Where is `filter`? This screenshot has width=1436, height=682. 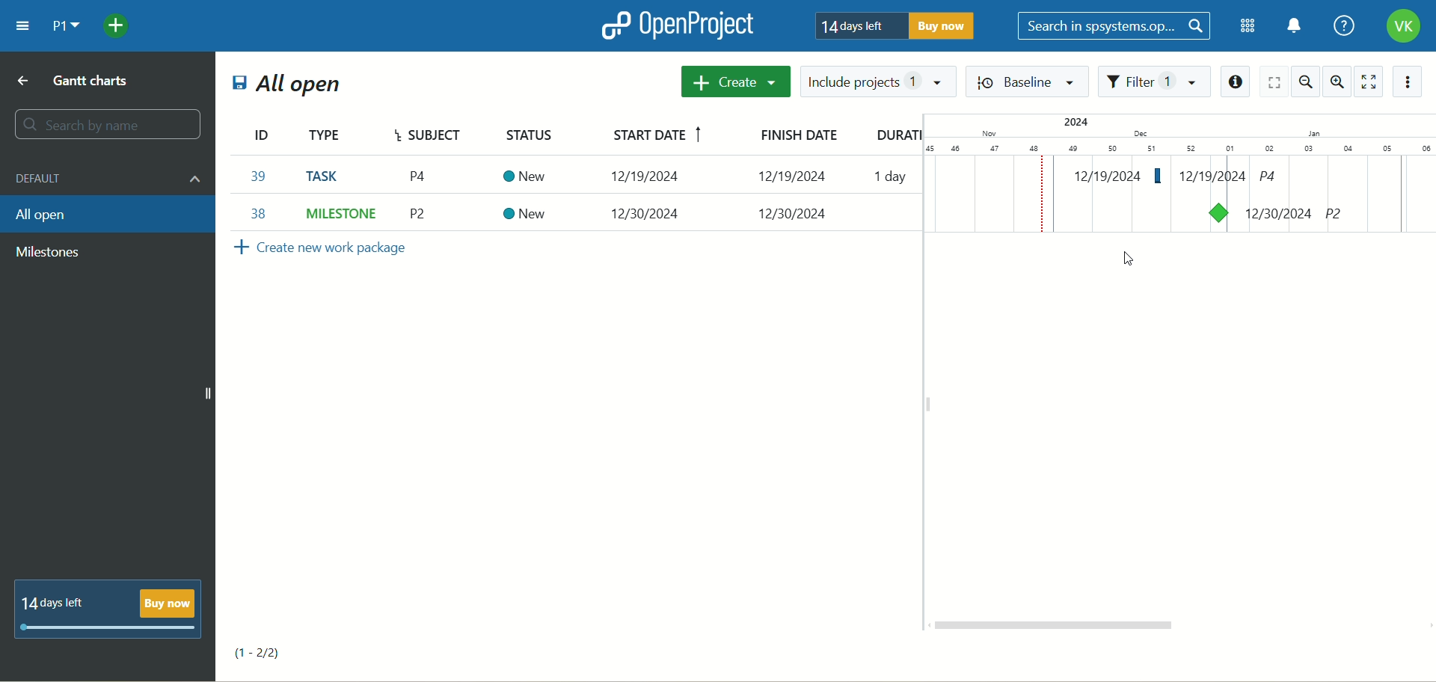 filter is located at coordinates (1154, 82).